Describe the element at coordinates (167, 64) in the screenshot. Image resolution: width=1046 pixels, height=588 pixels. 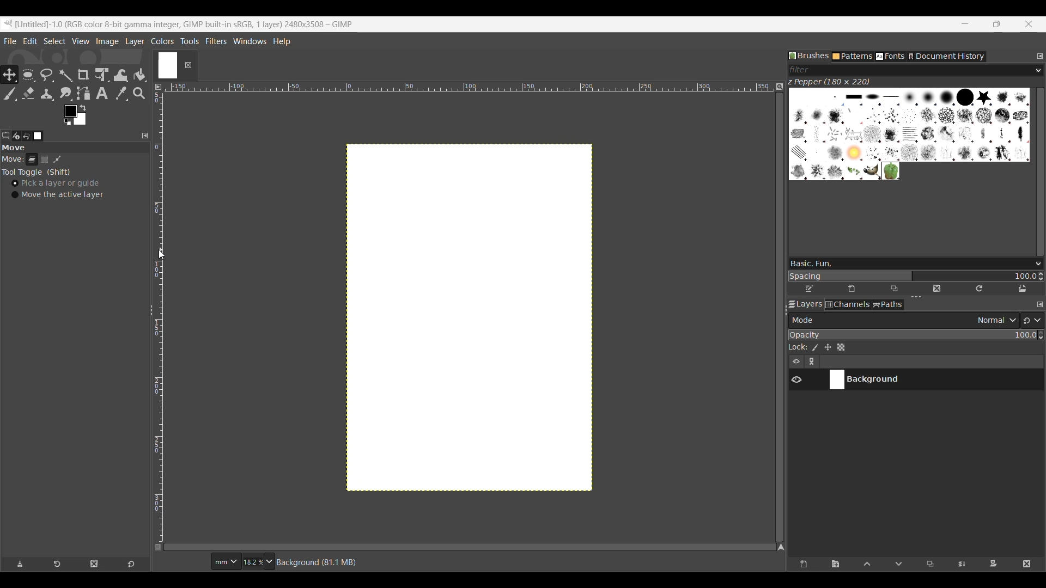
I see `Current tab` at that location.